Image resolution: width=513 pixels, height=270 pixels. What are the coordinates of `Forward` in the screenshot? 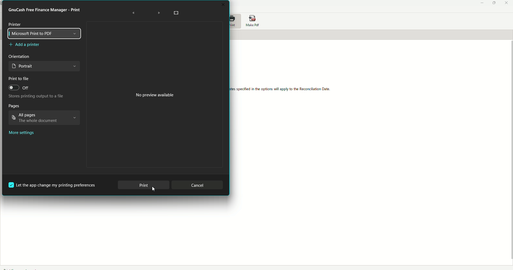 It's located at (159, 13).